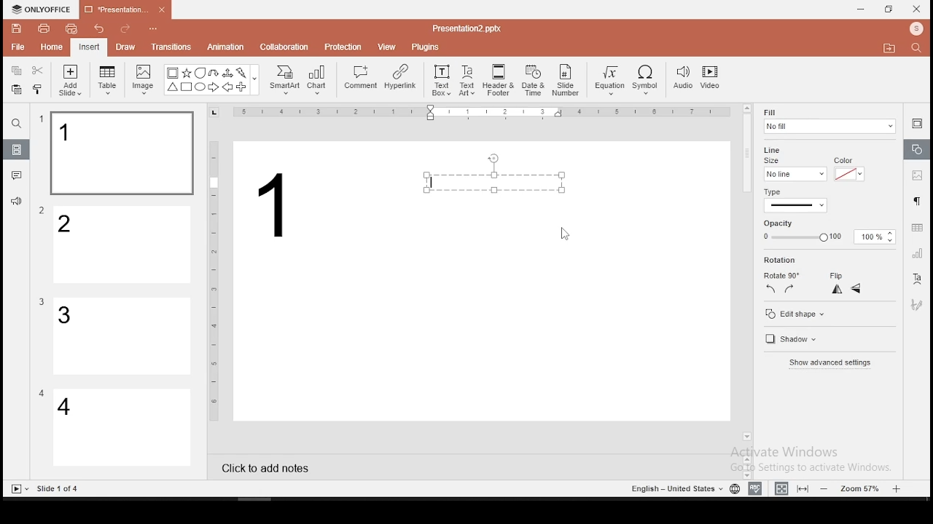 The height and width of the screenshot is (524, 933). Describe the element at coordinates (16, 71) in the screenshot. I see `copy` at that location.